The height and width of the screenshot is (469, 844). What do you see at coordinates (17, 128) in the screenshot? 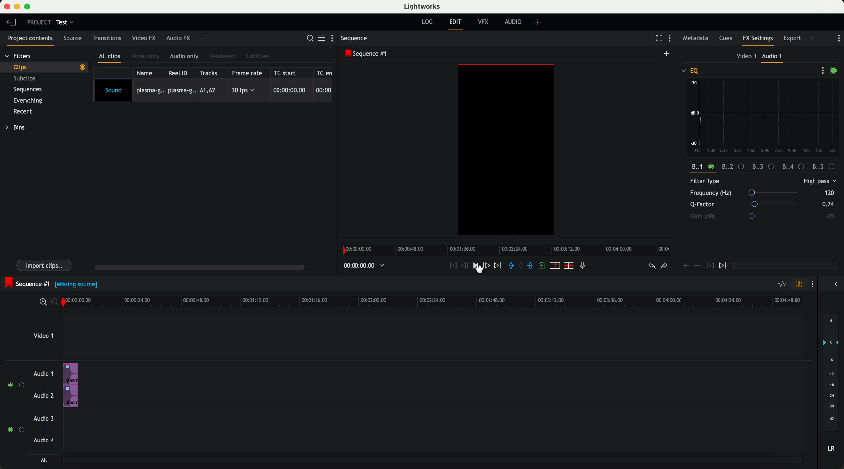
I see `bins tab` at bounding box center [17, 128].